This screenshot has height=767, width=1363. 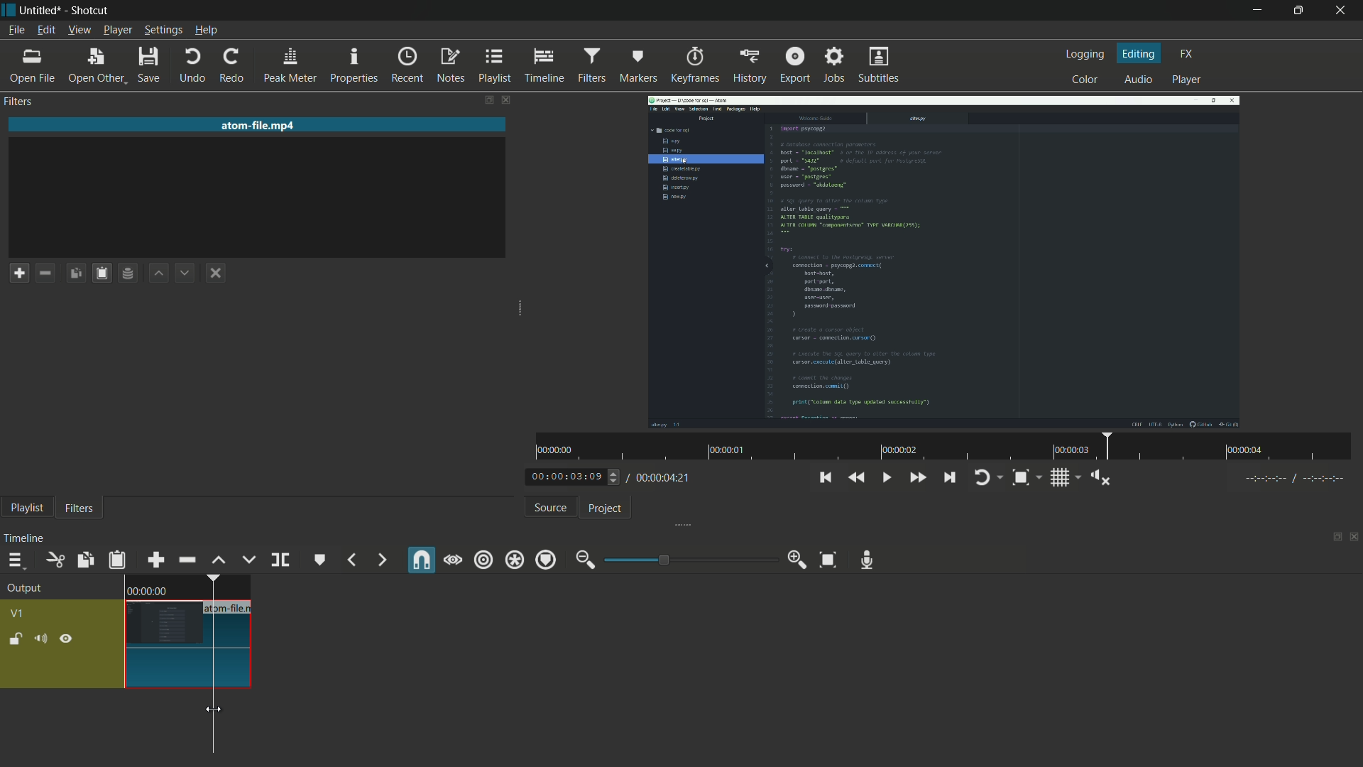 I want to click on playlist, so click(x=28, y=508).